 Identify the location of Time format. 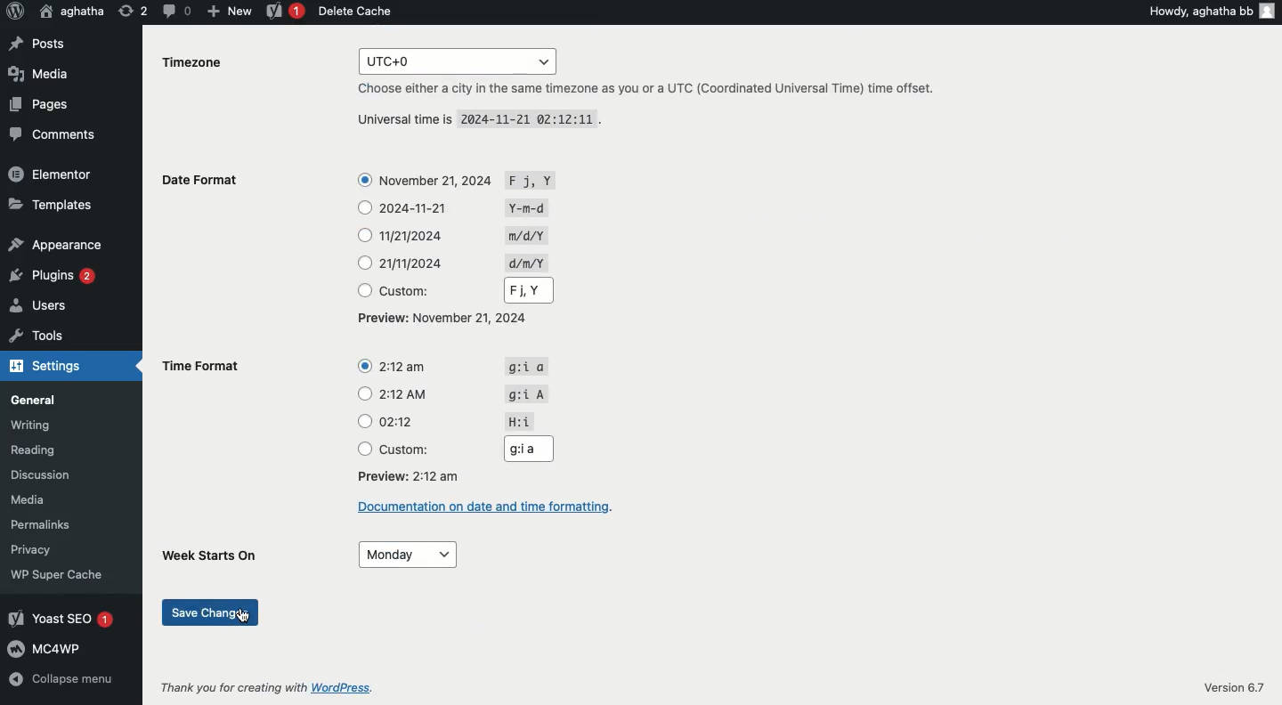
(202, 369).